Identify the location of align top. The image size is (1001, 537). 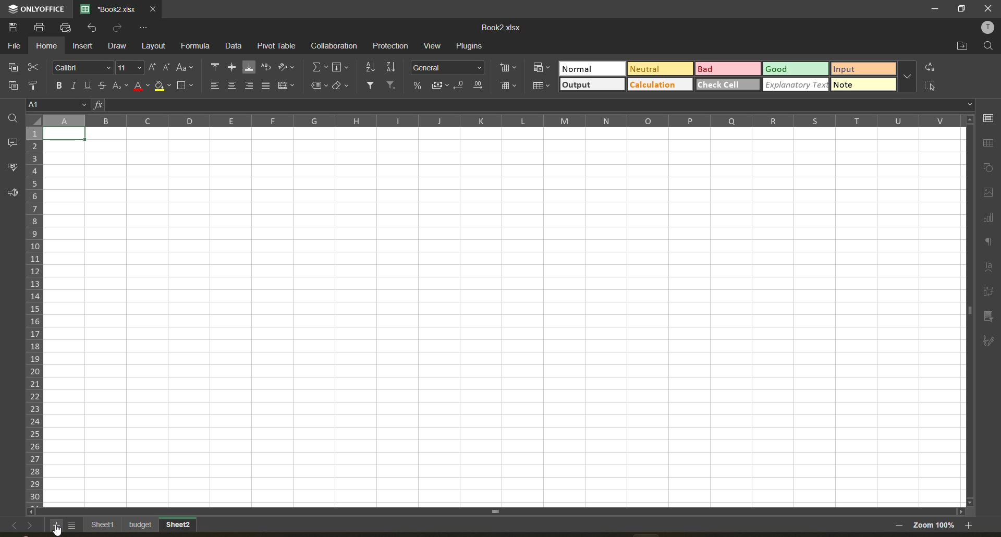
(216, 67).